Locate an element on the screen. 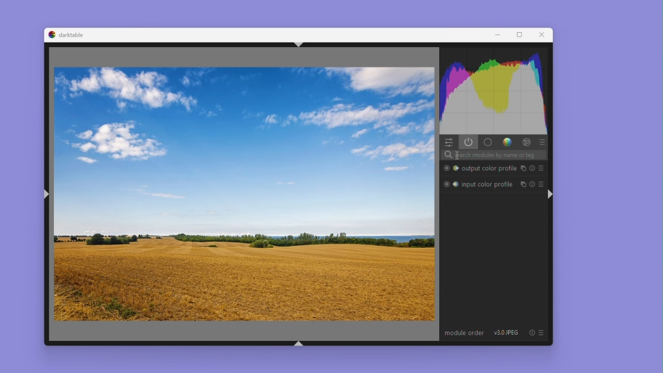 The image size is (663, 373). shift+ctrl+b is located at coordinates (300, 342).